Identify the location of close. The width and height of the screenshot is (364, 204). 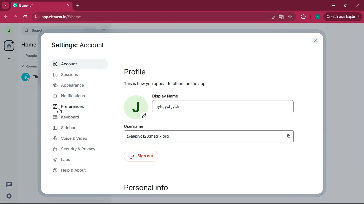
(316, 41).